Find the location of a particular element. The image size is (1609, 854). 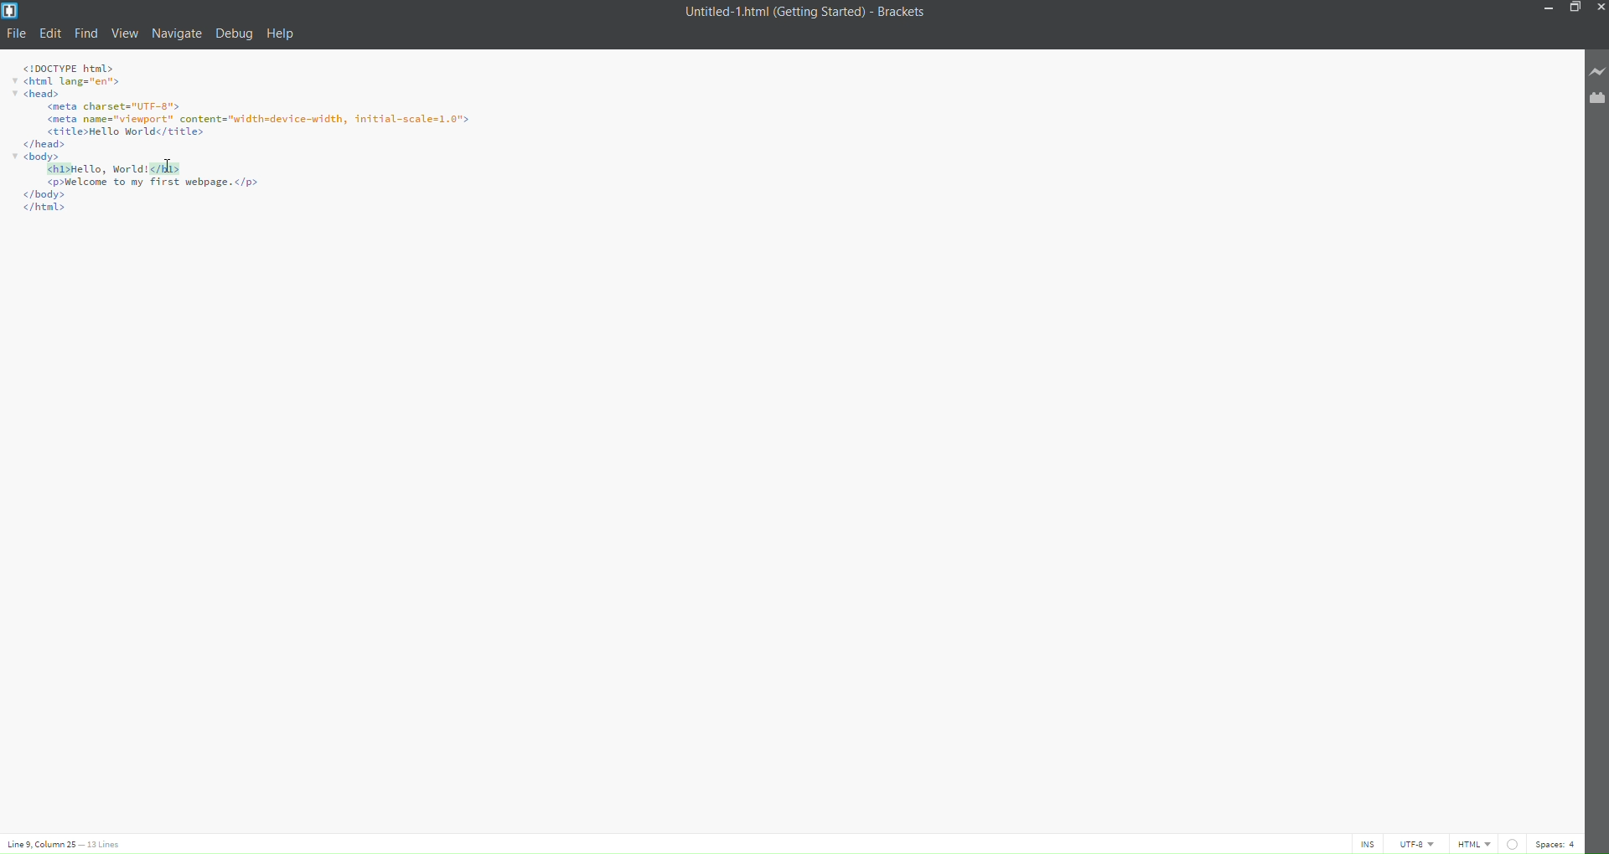

file is located at coordinates (18, 33).